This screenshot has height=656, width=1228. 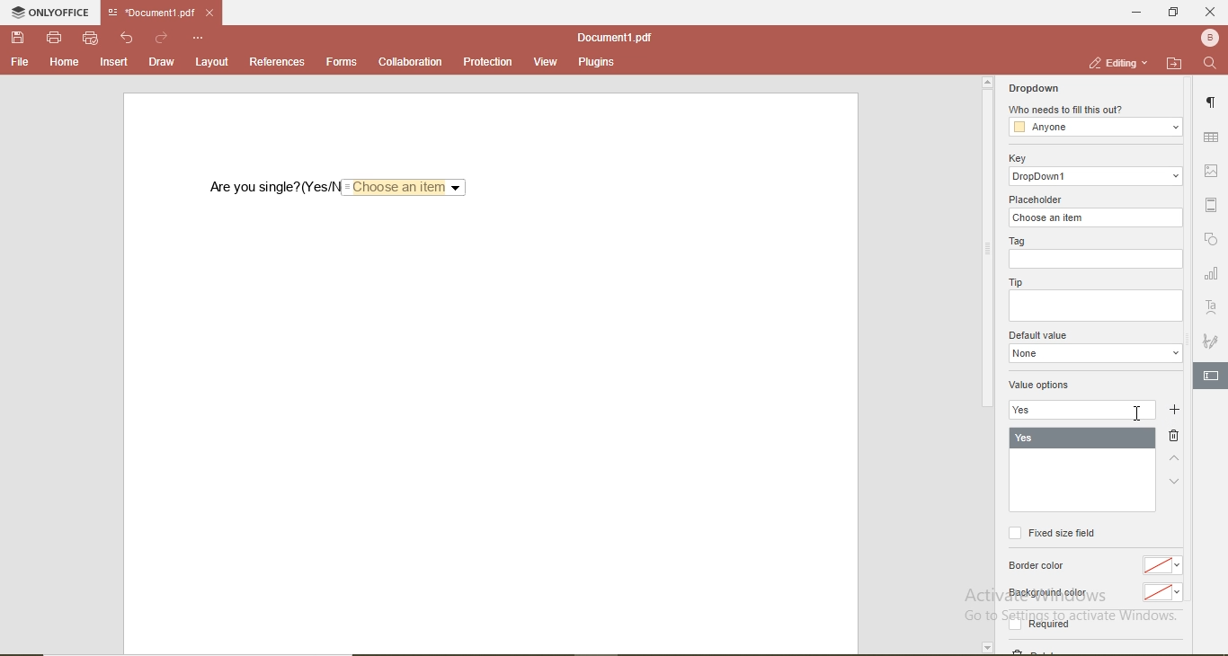 I want to click on dropdowm1, so click(x=1094, y=176).